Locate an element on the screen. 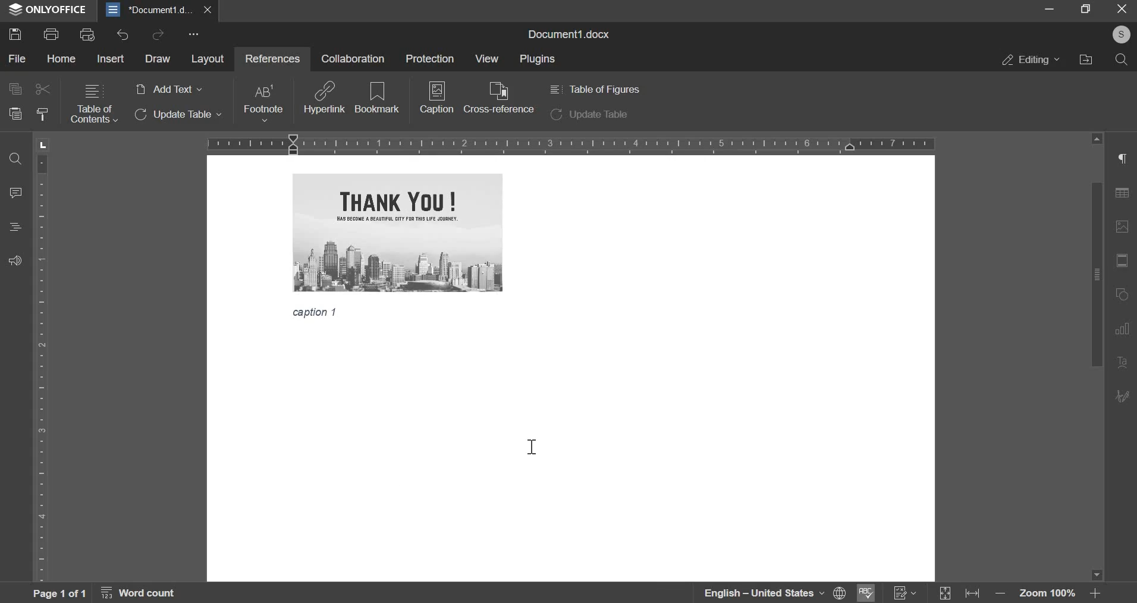 This screenshot has width=1137, height=603. vertical scale is located at coordinates (43, 366).